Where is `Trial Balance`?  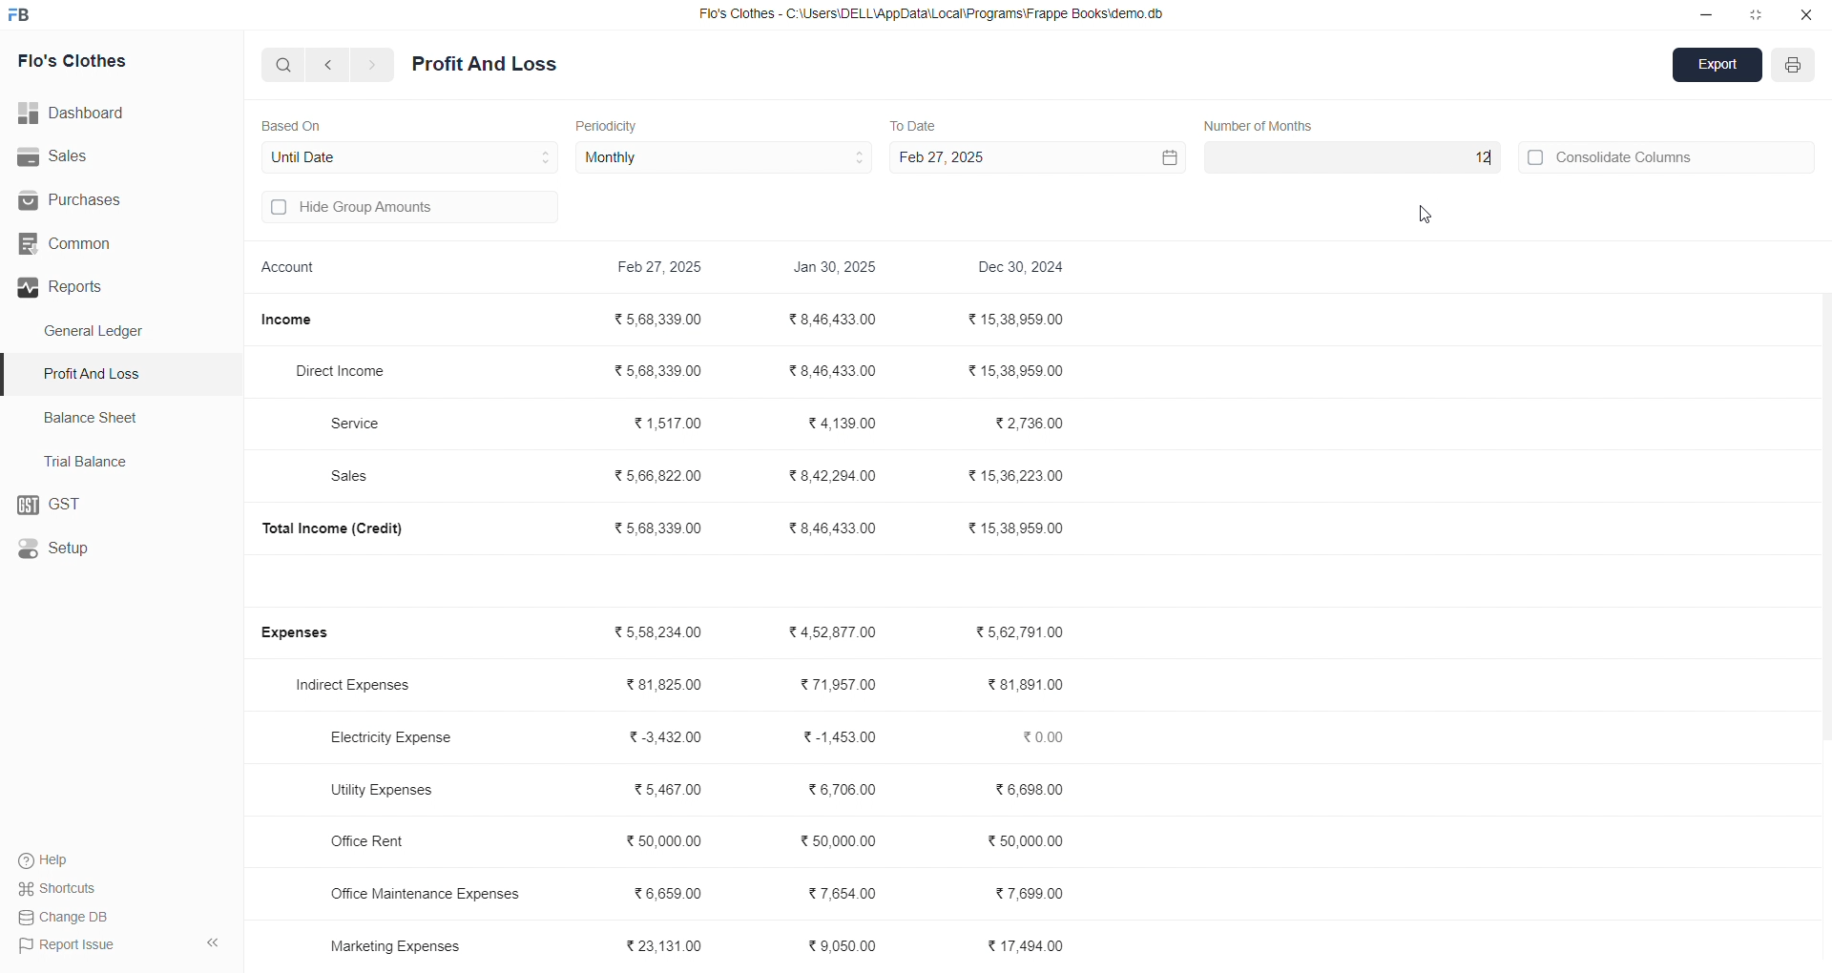 Trial Balance is located at coordinates (92, 461).